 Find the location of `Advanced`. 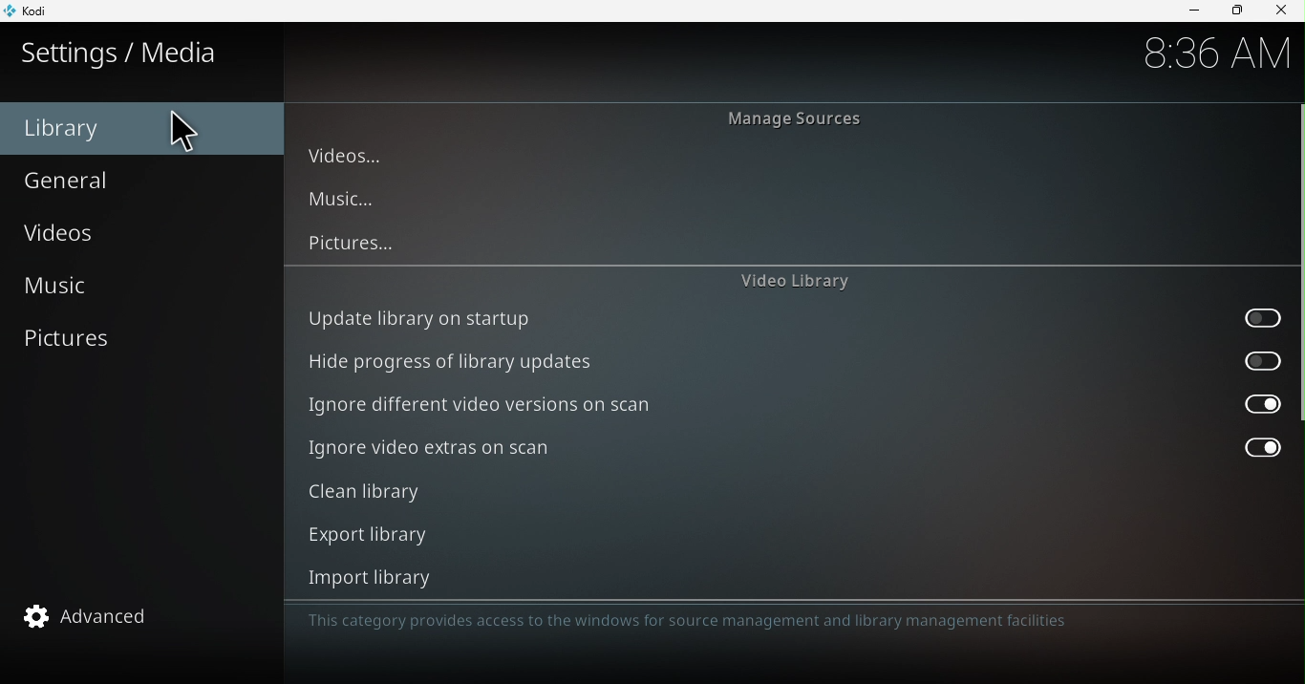

Advanced is located at coordinates (142, 615).